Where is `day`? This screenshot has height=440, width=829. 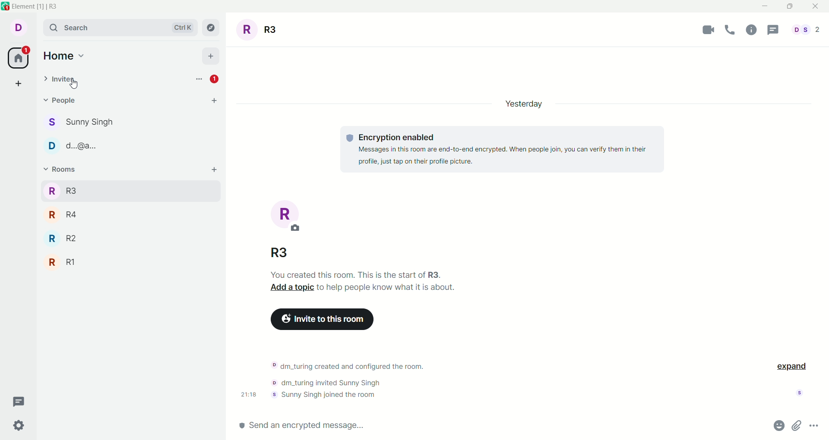 day is located at coordinates (528, 104).